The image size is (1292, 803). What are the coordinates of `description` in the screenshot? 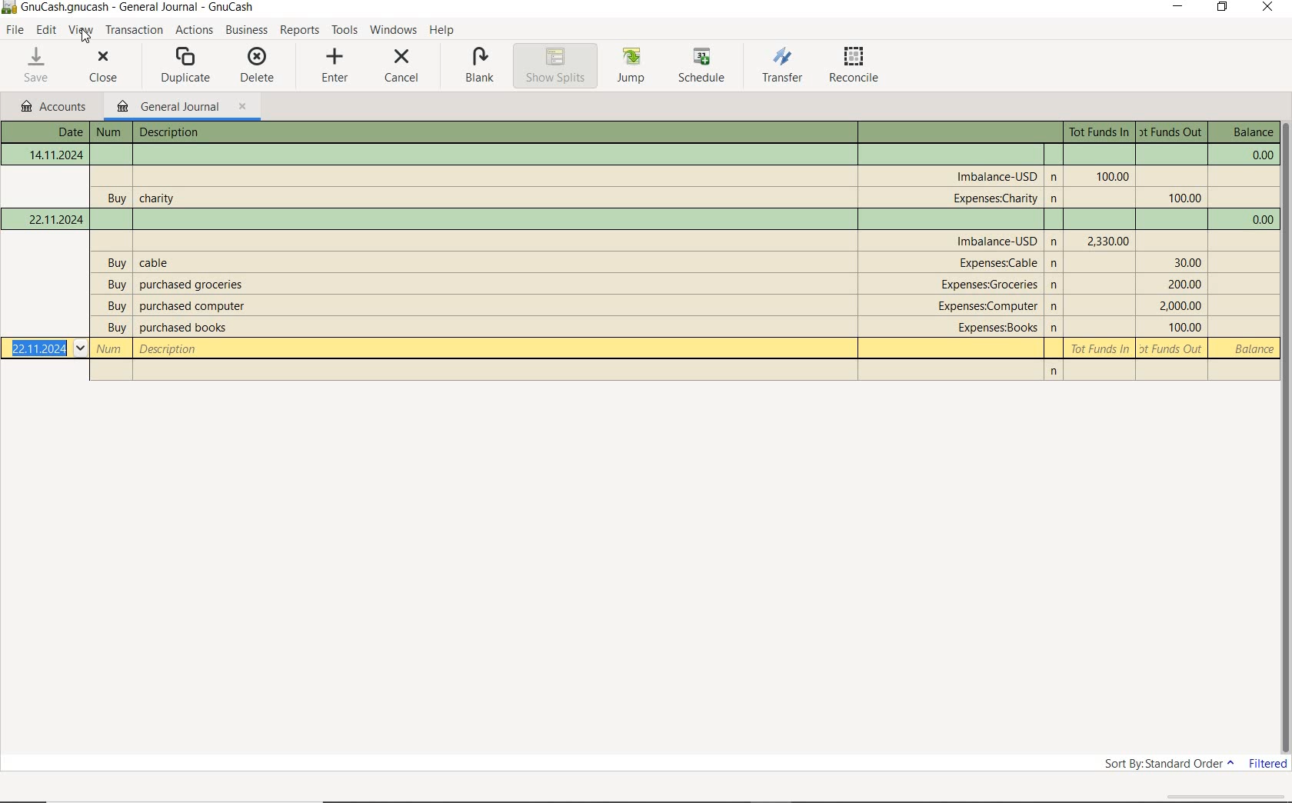 It's located at (170, 348).